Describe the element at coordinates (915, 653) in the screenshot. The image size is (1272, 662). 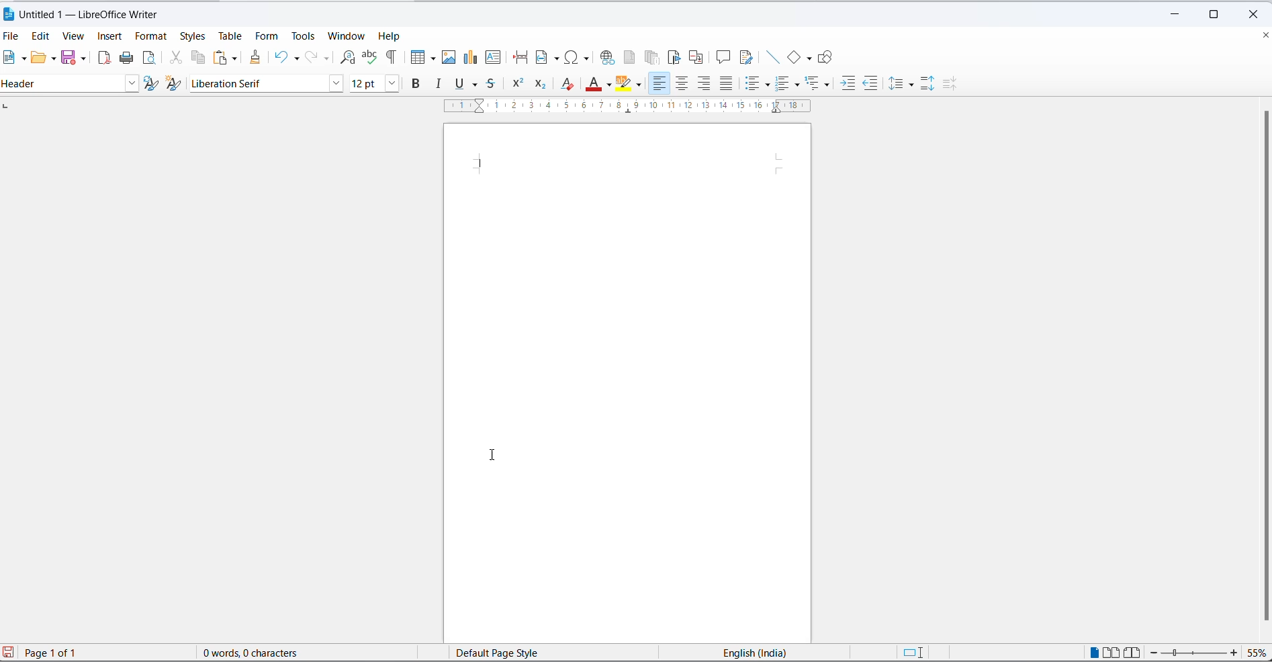
I see `standard selection` at that location.